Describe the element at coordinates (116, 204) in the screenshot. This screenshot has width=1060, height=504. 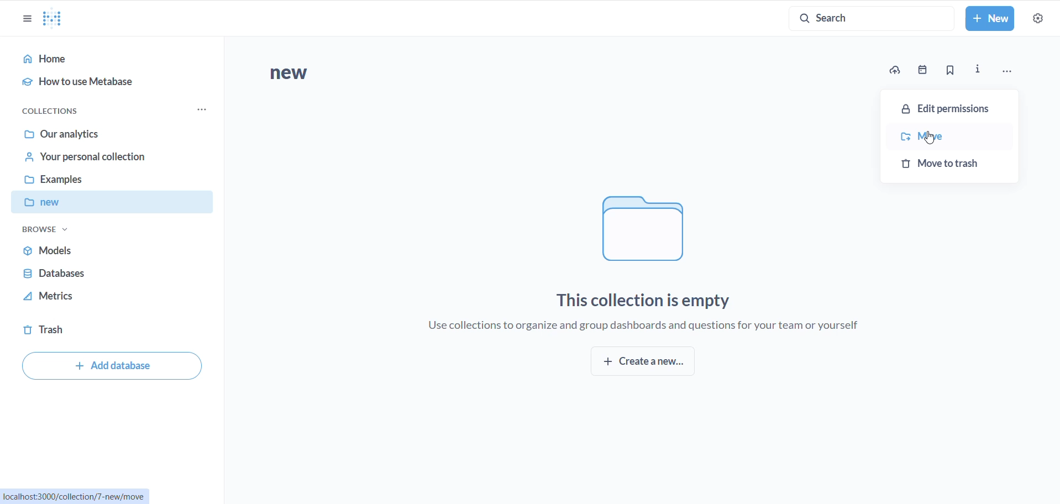
I see `new` at that location.